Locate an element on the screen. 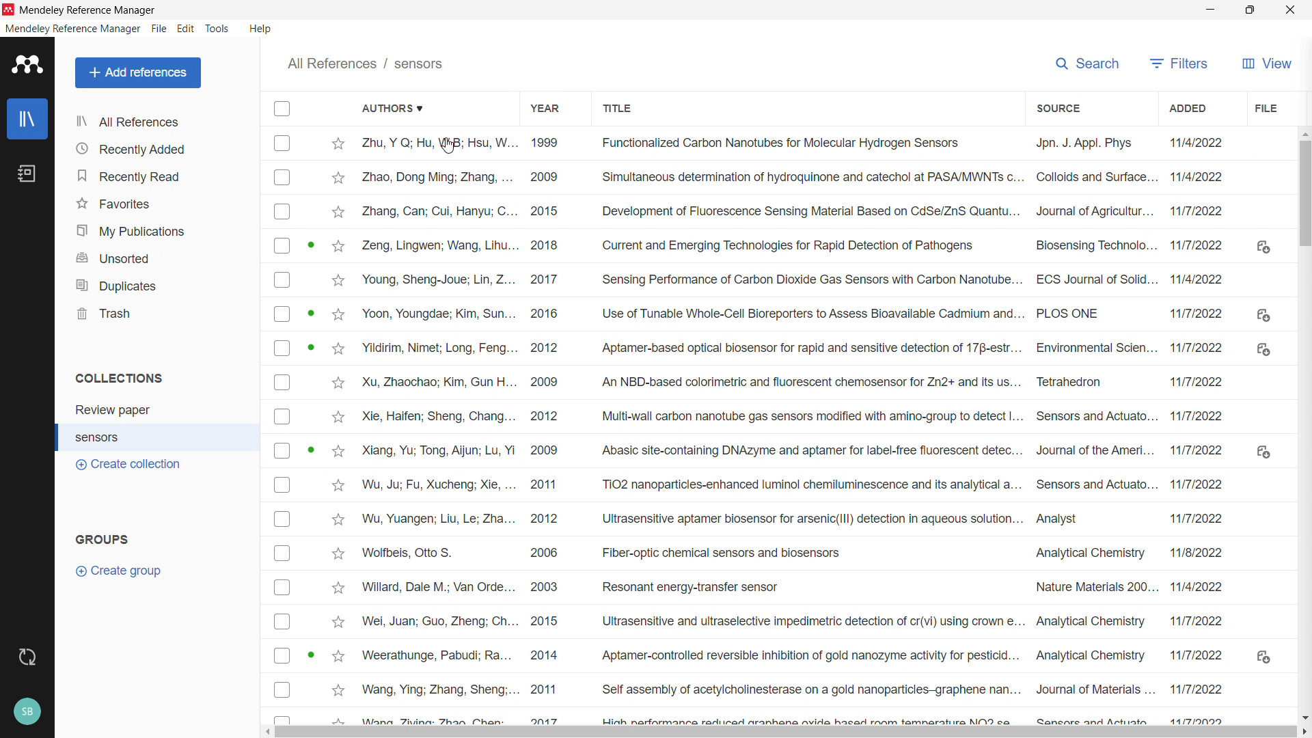 The height and width of the screenshot is (738, 1312). Select all entries  is located at coordinates (281, 108).